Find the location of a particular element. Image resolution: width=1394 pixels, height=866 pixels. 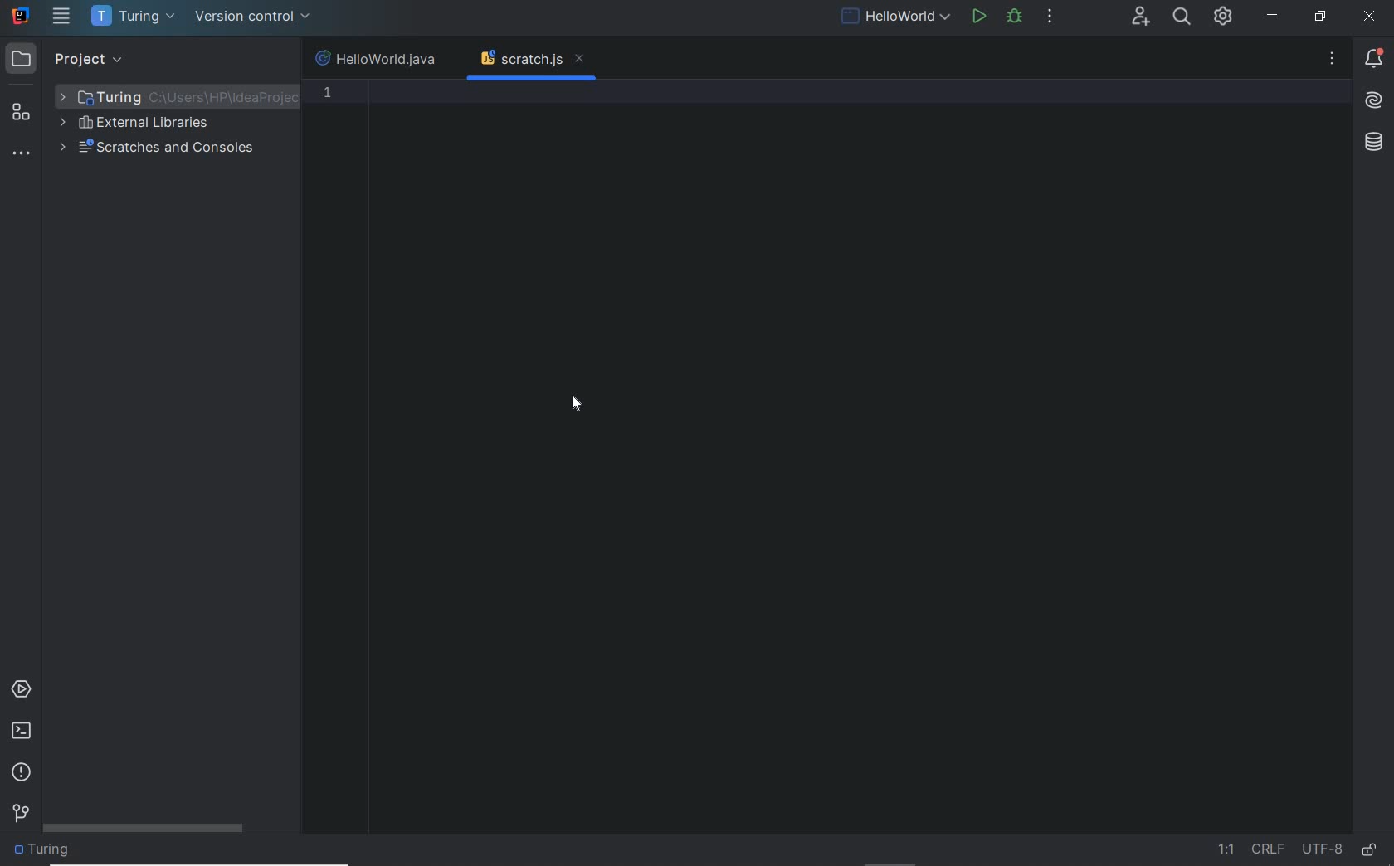

more tool windows is located at coordinates (23, 153).